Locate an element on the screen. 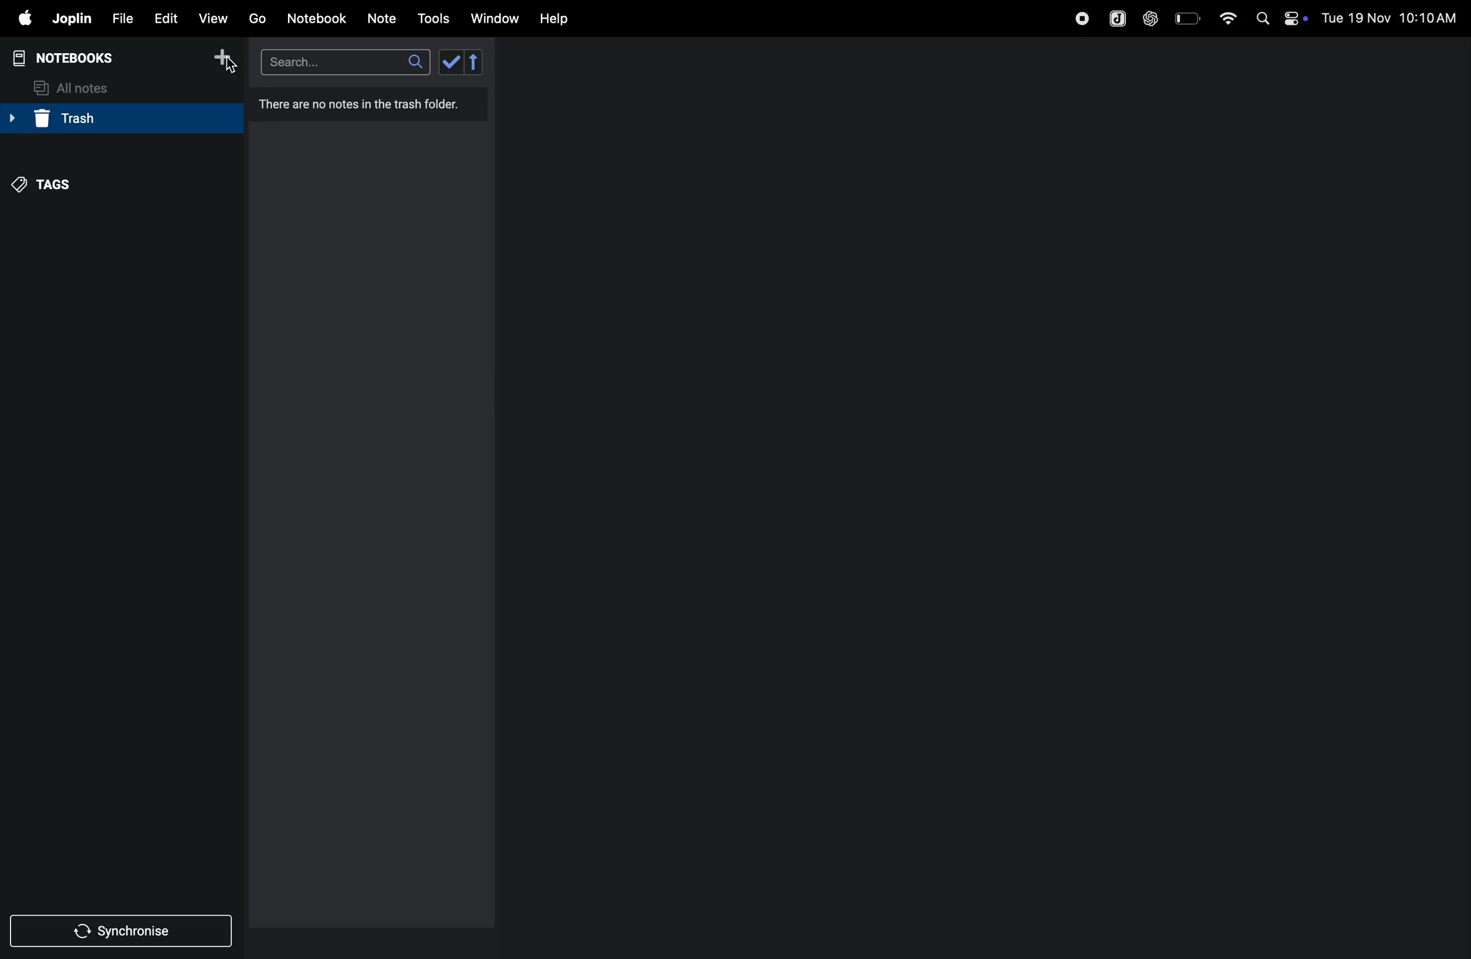 This screenshot has width=1471, height=959. search  is located at coordinates (341, 61).